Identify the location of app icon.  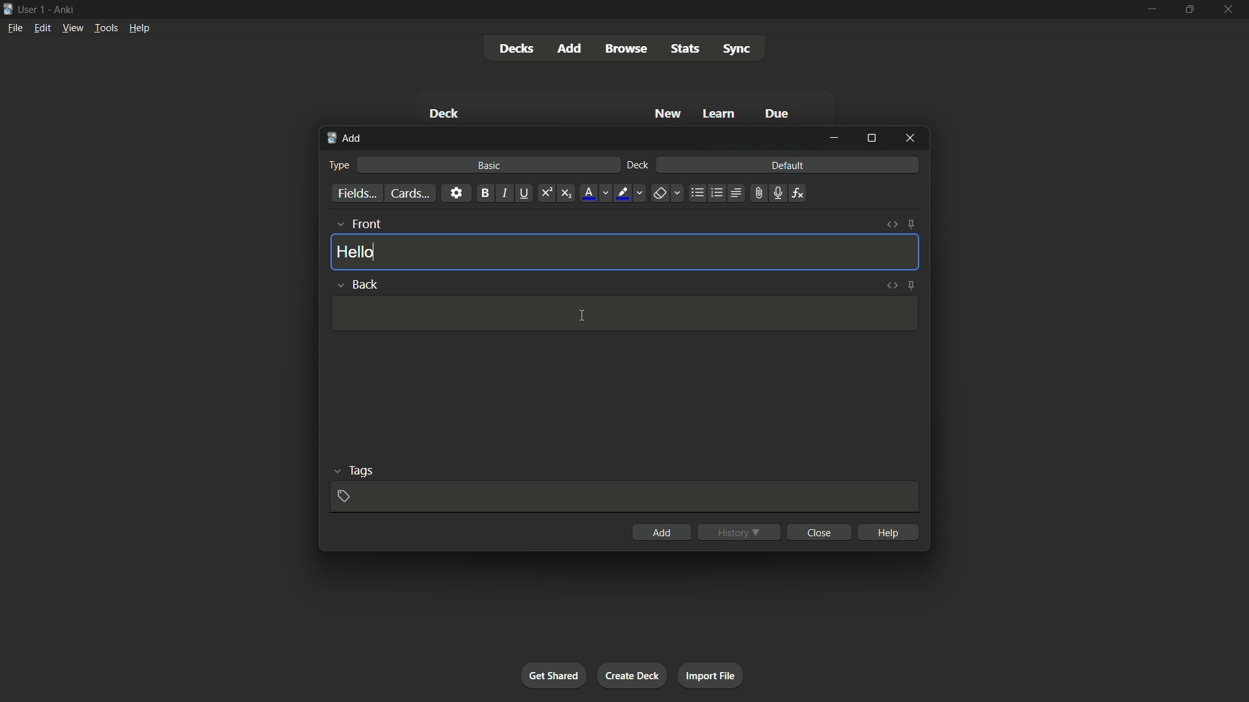
(8, 8).